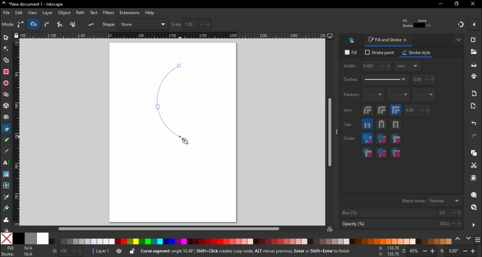 The image size is (482, 257). What do you see at coordinates (459, 41) in the screenshot?
I see `show` at bounding box center [459, 41].